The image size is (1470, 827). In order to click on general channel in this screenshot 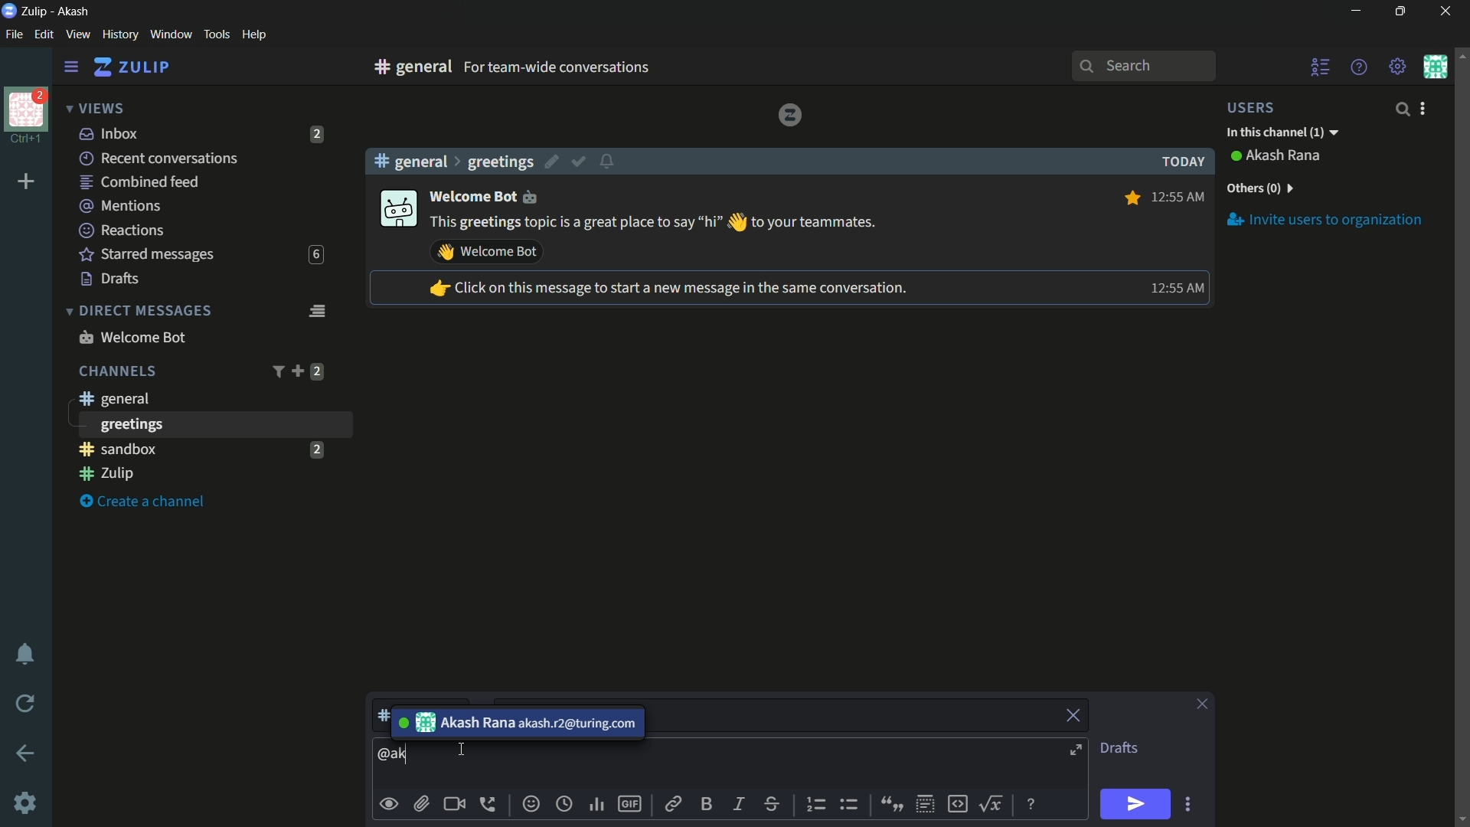, I will do `click(113, 398)`.